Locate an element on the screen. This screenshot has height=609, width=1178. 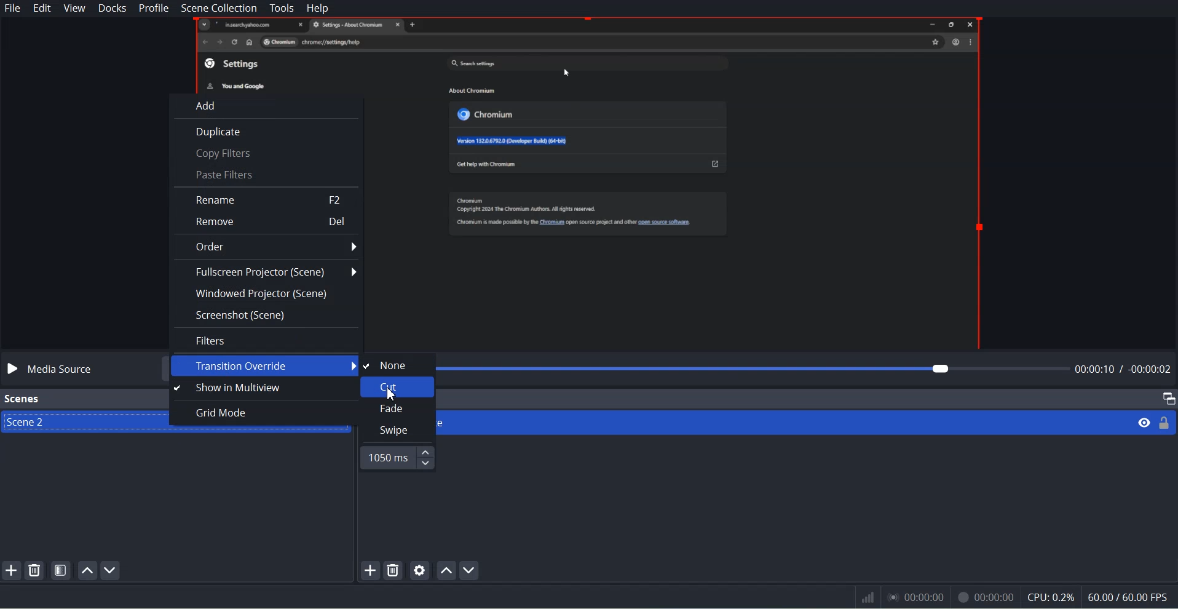
Tools is located at coordinates (281, 8).